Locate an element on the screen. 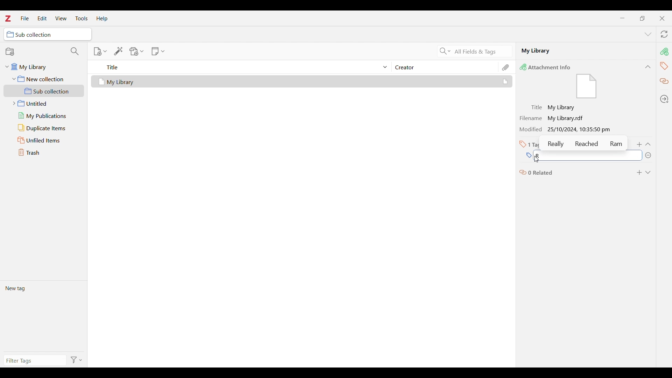 The image size is (672, 378). pin is located at coordinates (664, 51).